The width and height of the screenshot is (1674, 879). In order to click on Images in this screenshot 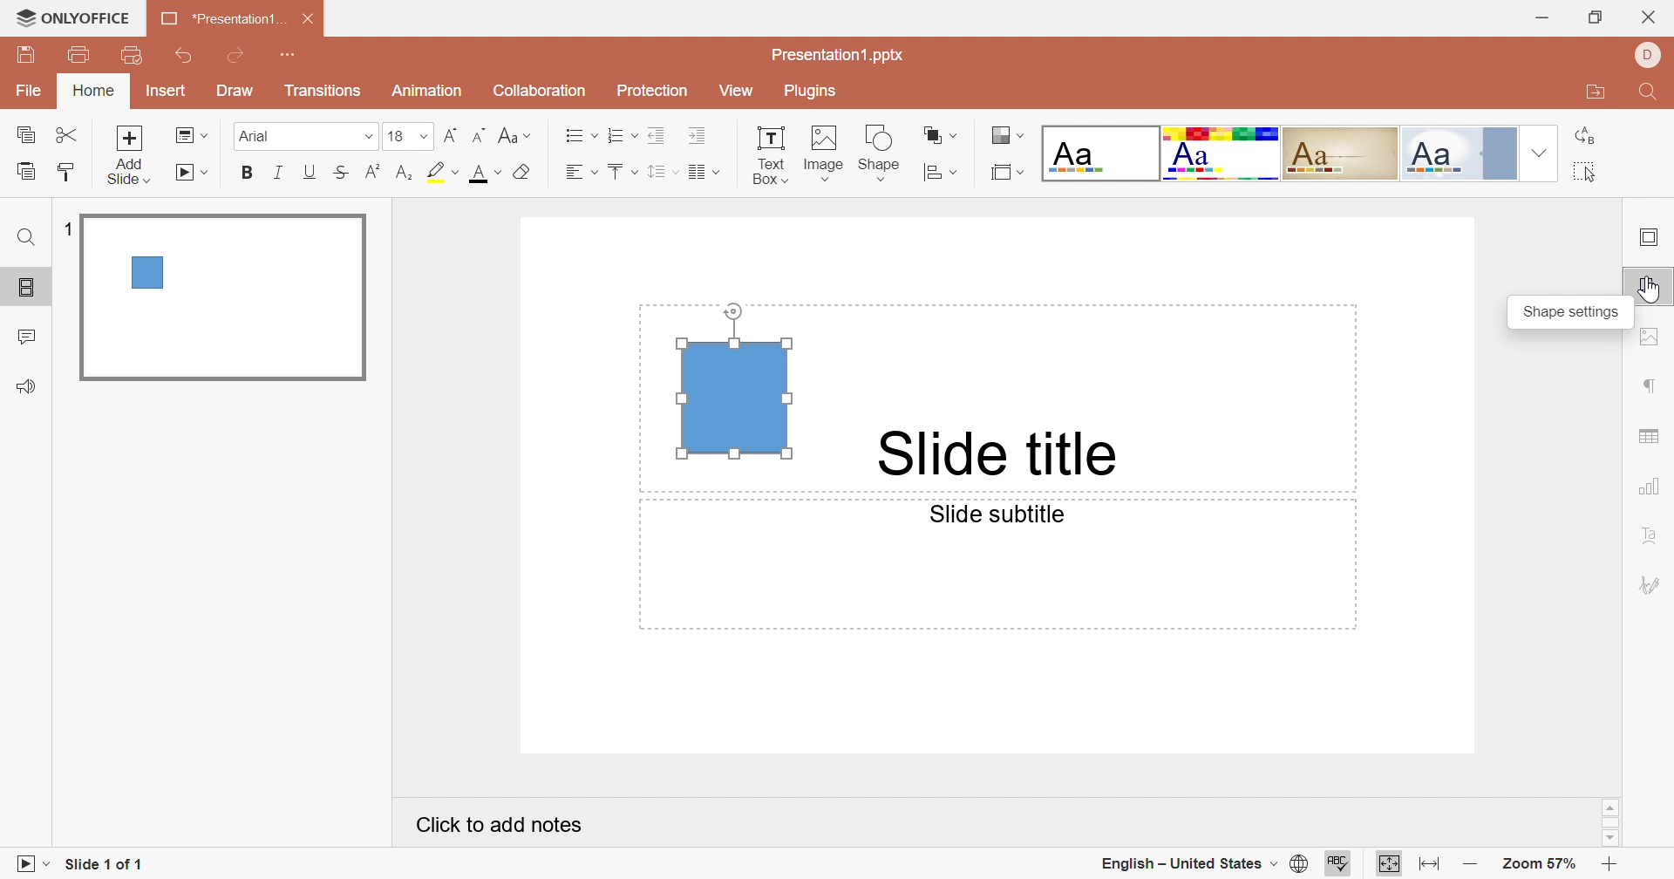, I will do `click(823, 152)`.